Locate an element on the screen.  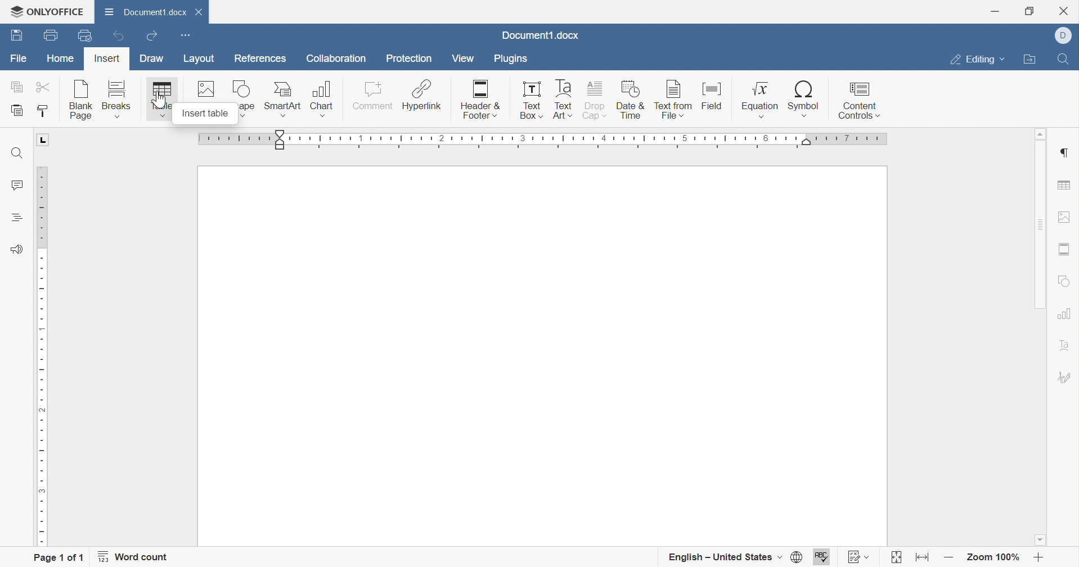
Word count is located at coordinates (136, 556).